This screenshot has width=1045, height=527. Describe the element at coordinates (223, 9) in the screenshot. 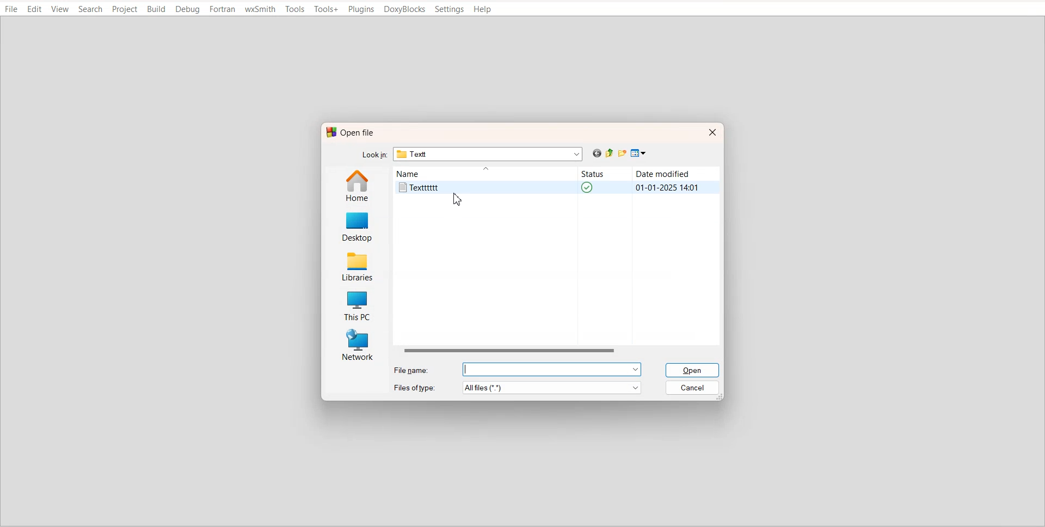

I see `Fortran` at that location.